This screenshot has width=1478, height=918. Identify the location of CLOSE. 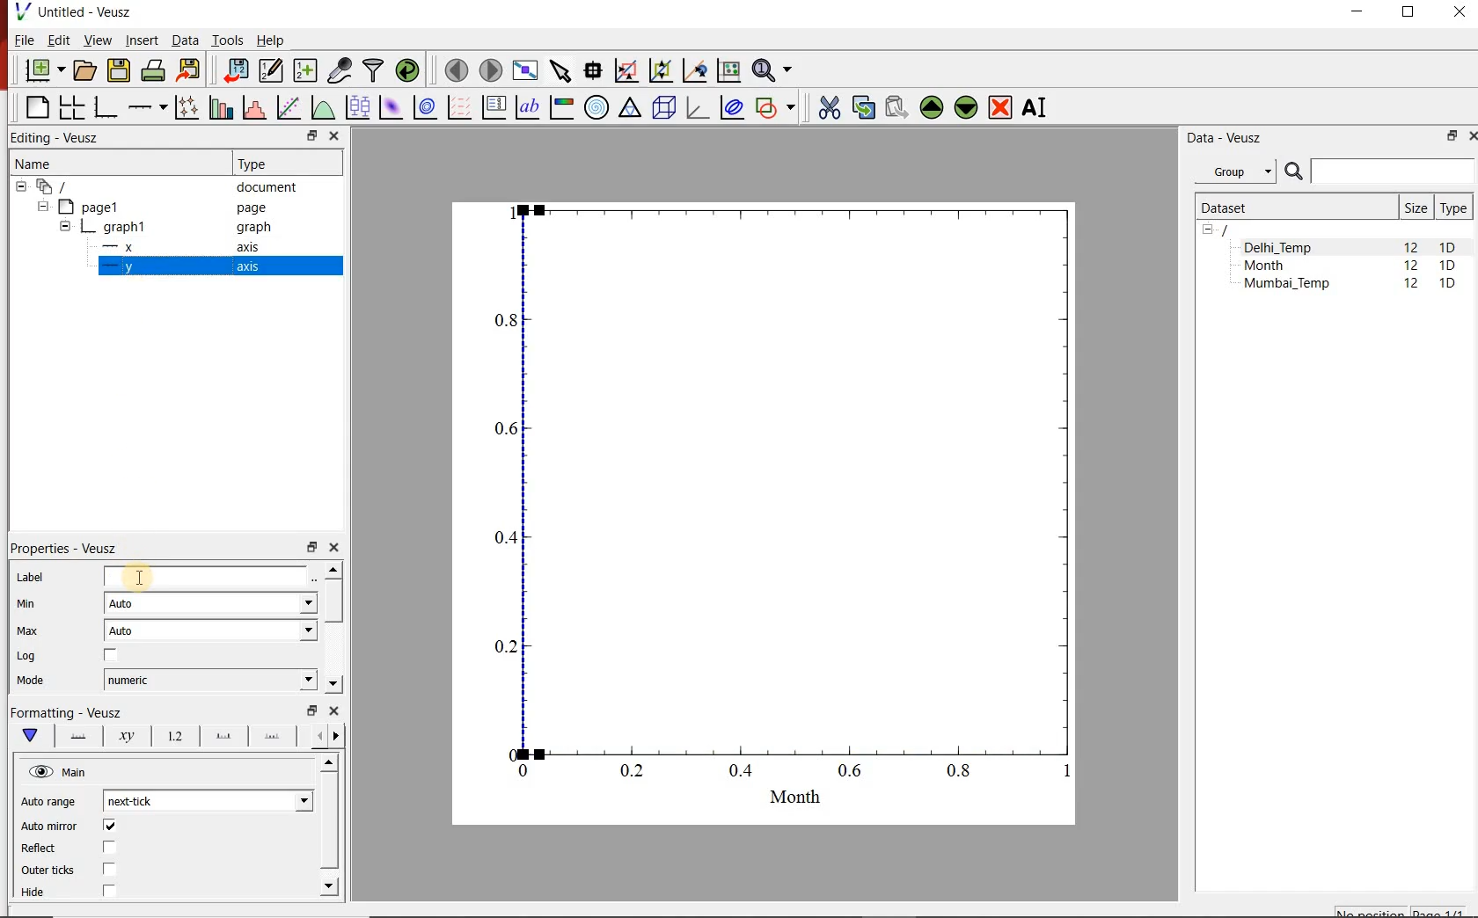
(1457, 11).